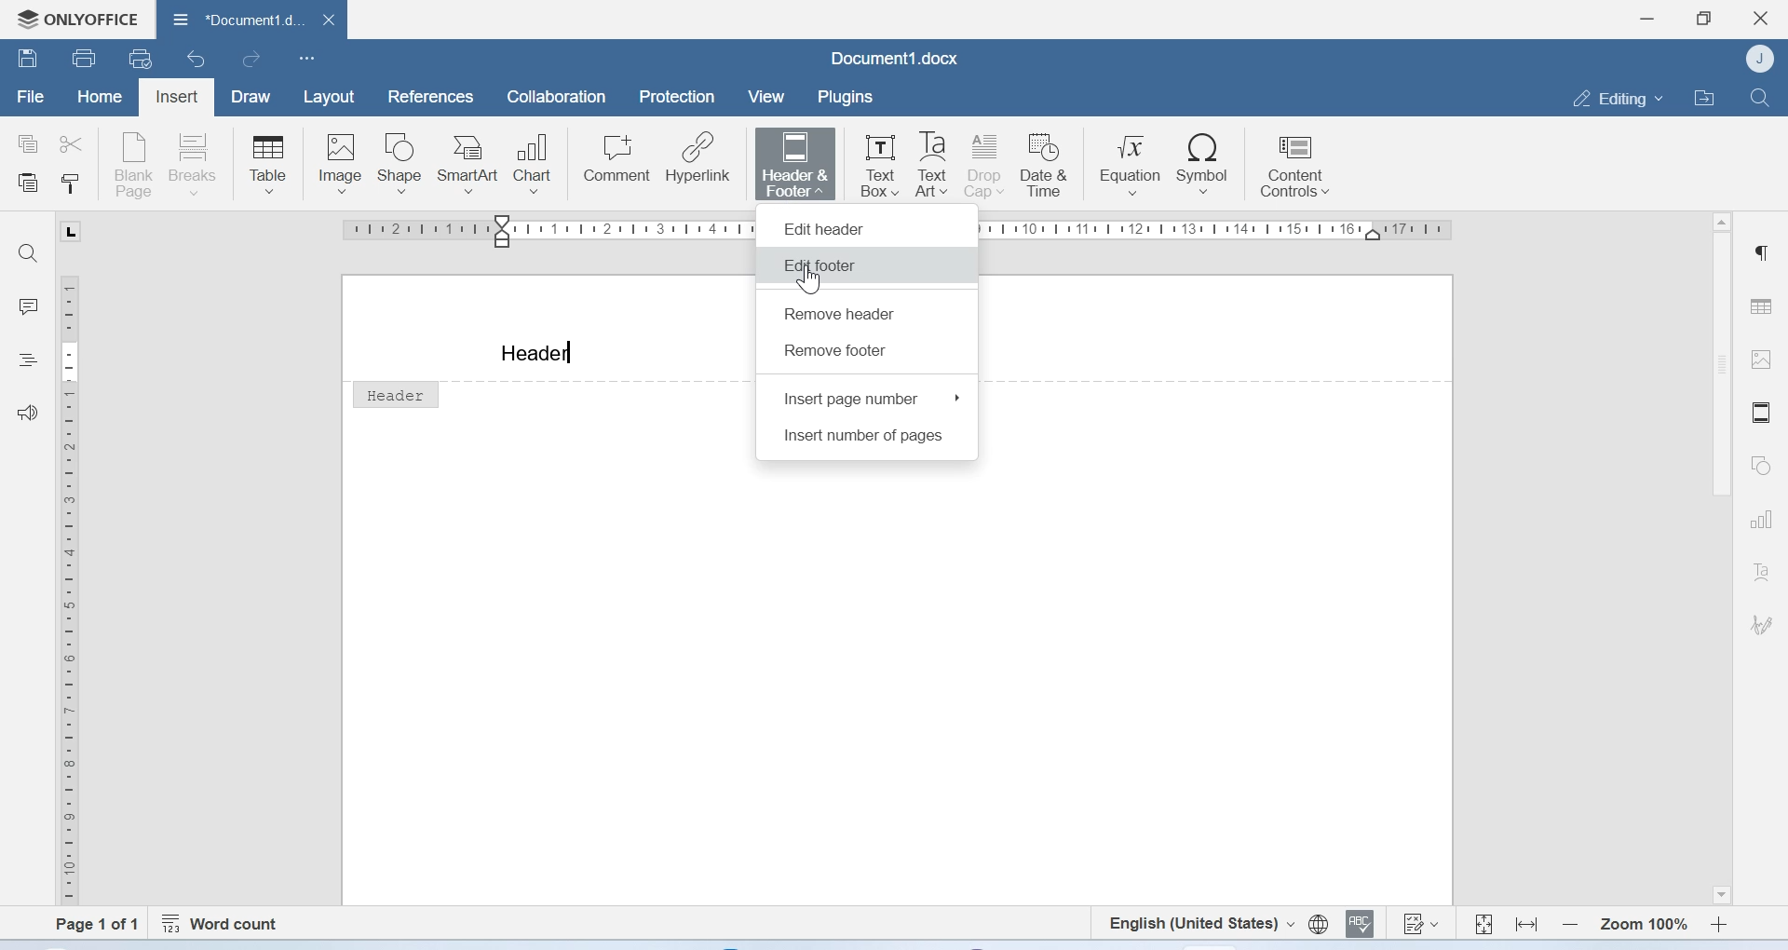  I want to click on Headings, so click(31, 359).